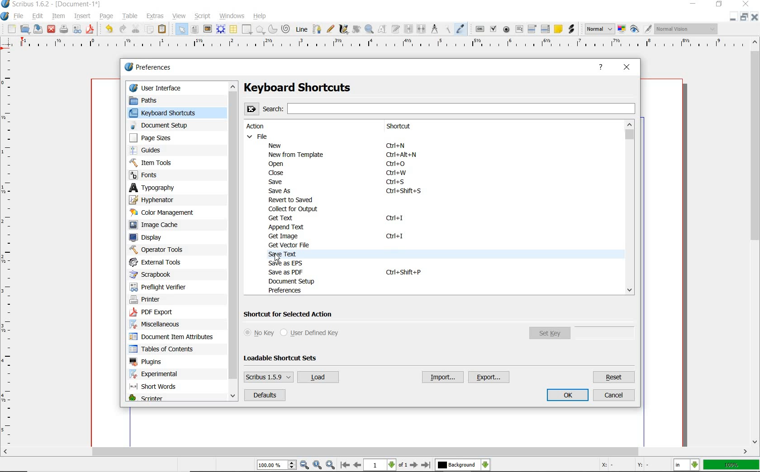  Describe the element at coordinates (686, 466) in the screenshot. I see `select the current unit` at that location.